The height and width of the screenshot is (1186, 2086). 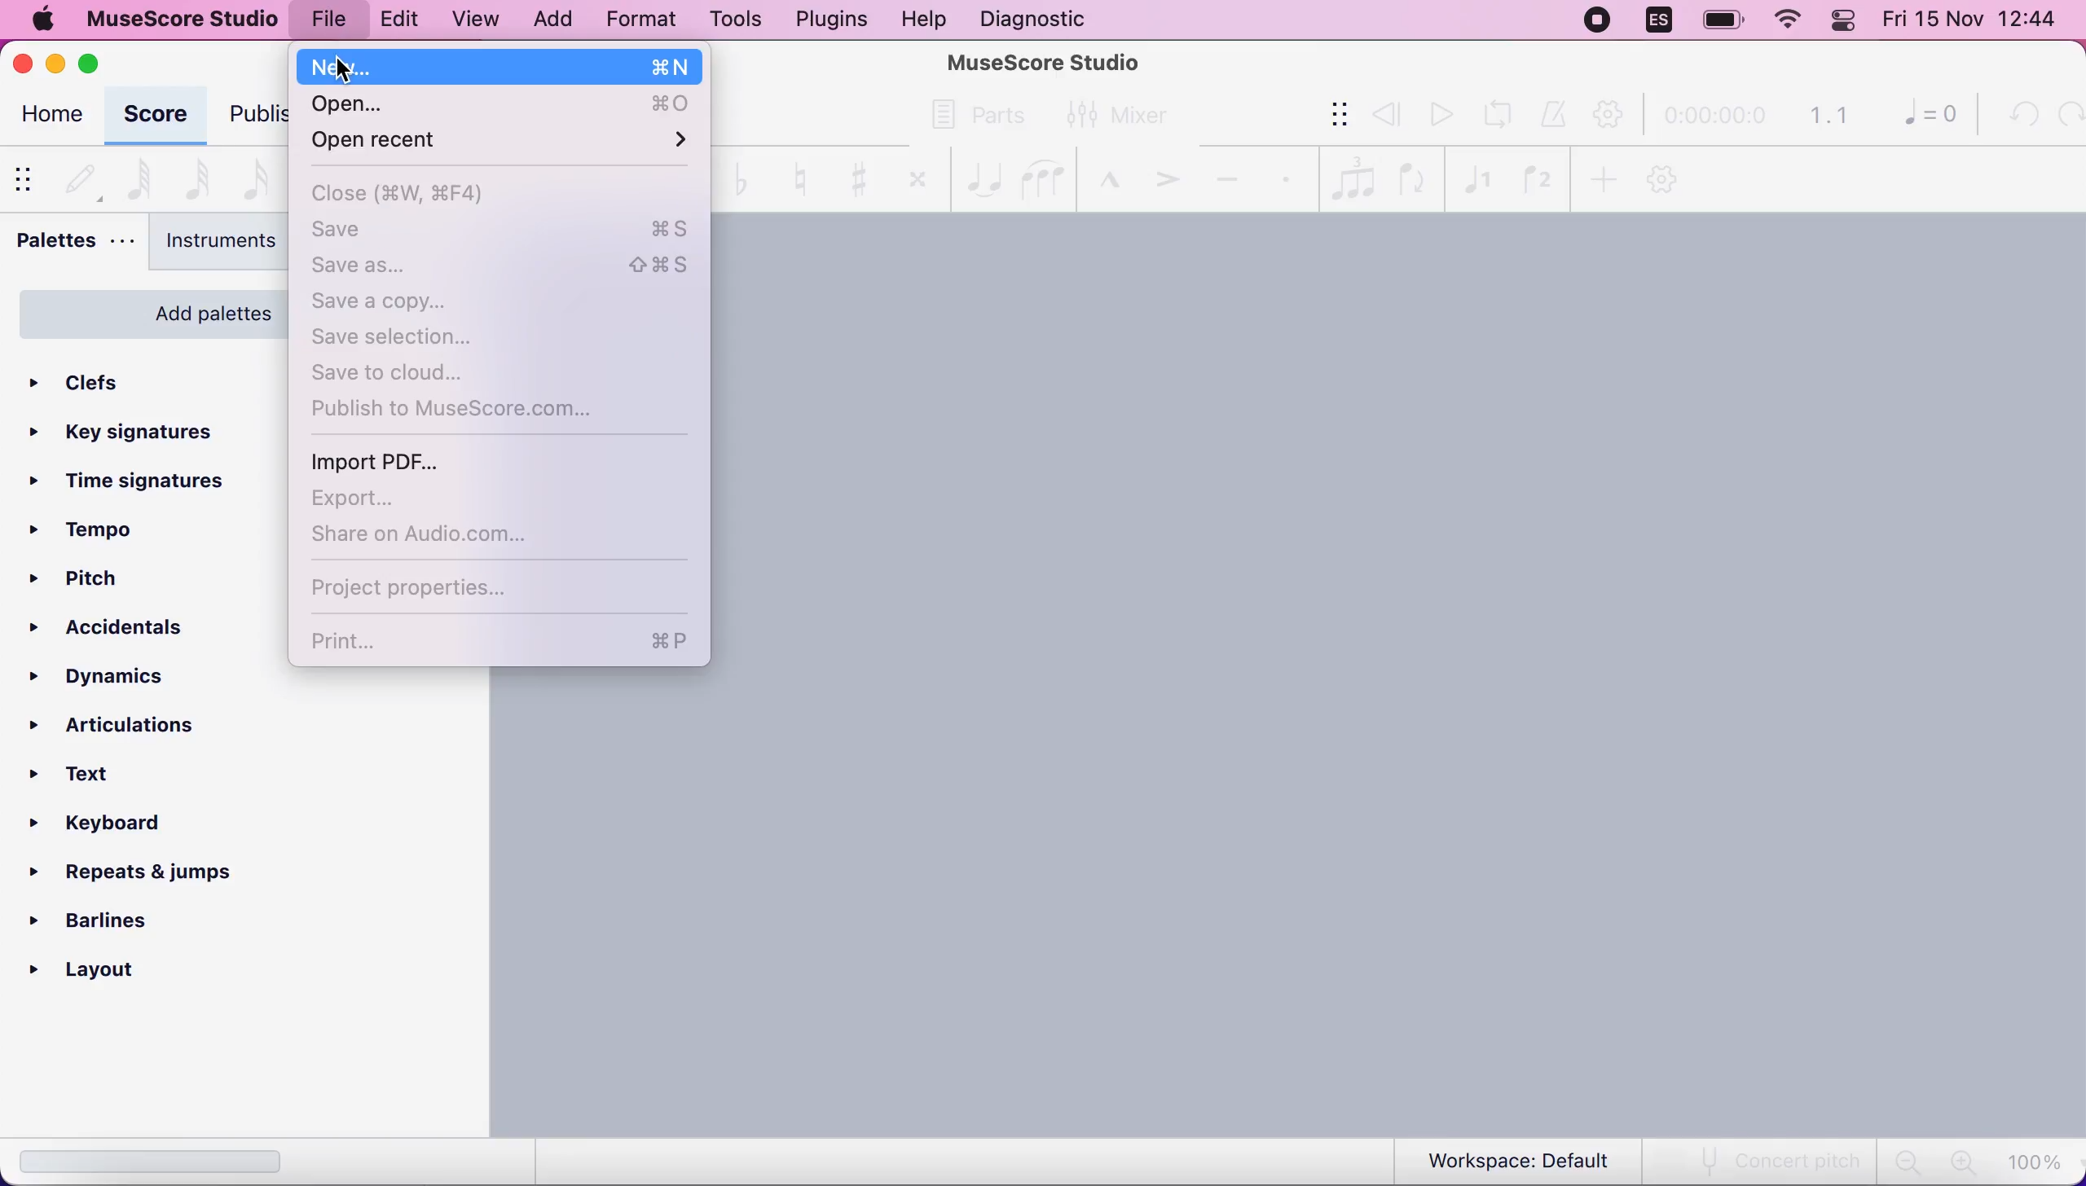 I want to click on show/hide, so click(x=29, y=178).